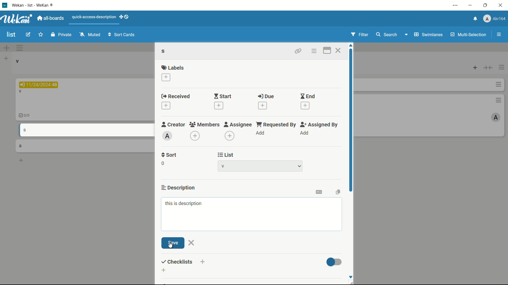 The image size is (508, 285). I want to click on add, so click(261, 133).